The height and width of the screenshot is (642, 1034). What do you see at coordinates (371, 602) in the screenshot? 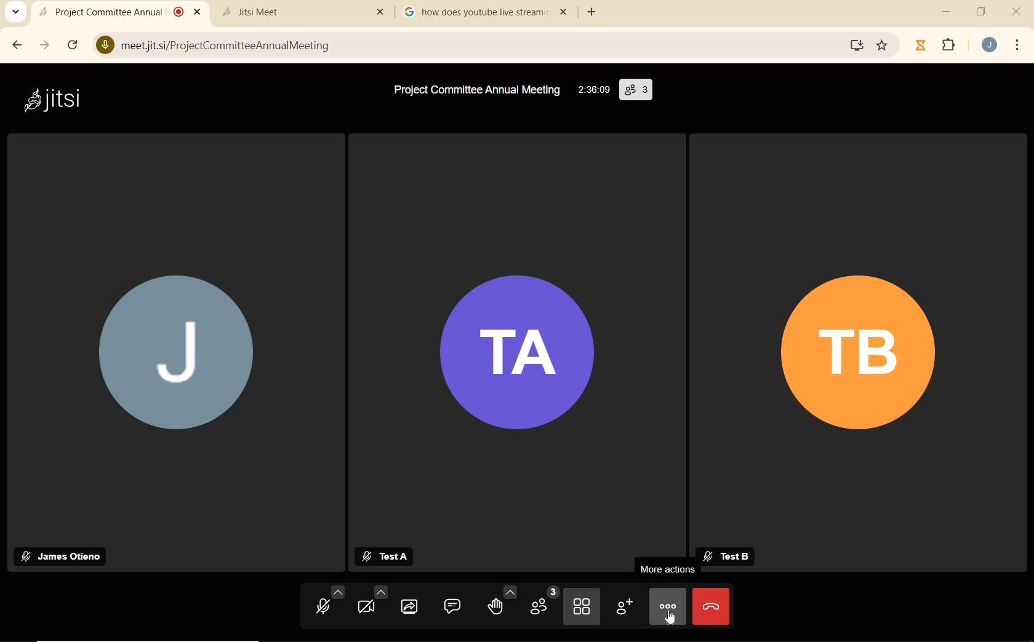
I see `CAMERA` at bounding box center [371, 602].